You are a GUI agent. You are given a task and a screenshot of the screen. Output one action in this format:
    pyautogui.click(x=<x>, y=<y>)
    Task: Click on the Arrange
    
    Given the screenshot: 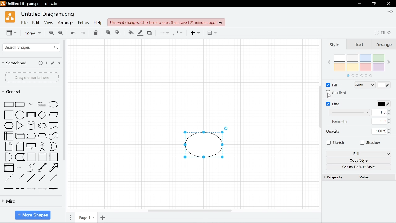 What is the action you would take?
    pyautogui.click(x=383, y=45)
    